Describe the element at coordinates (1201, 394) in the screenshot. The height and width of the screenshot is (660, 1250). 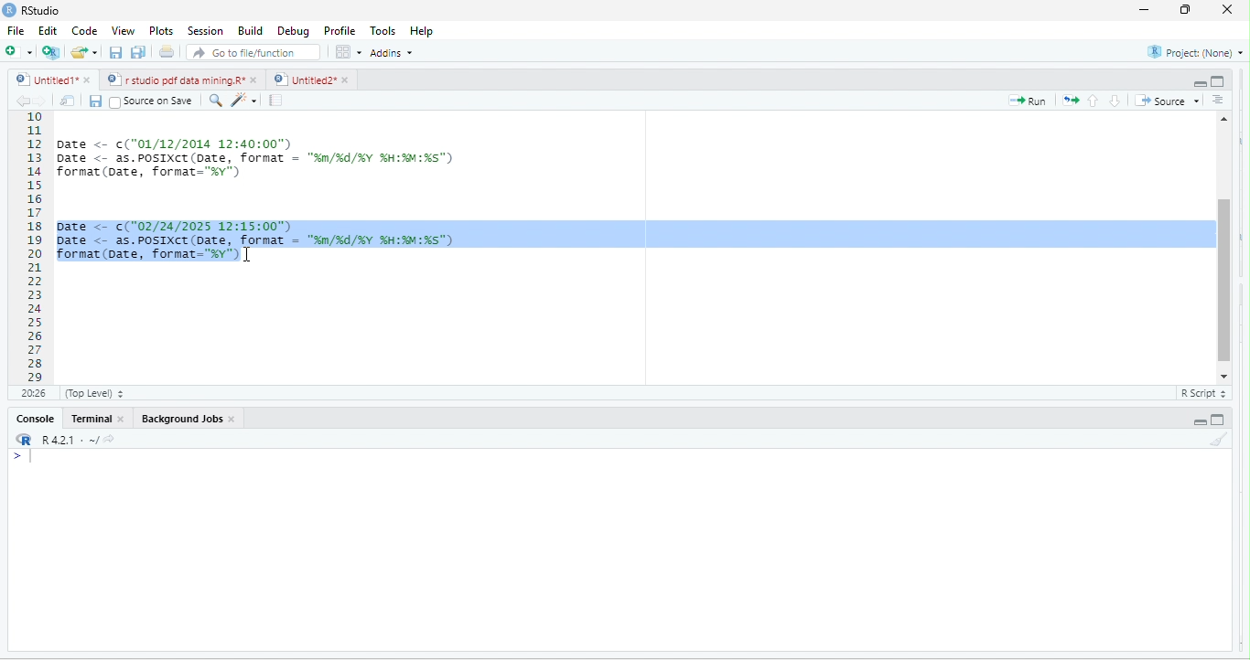
I see `R Script &` at that location.